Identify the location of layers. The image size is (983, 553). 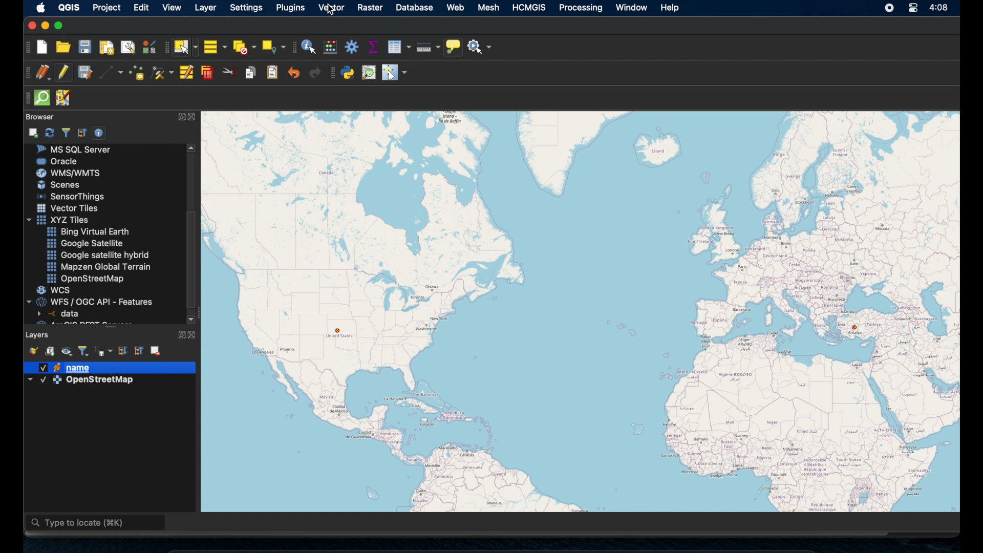
(38, 334).